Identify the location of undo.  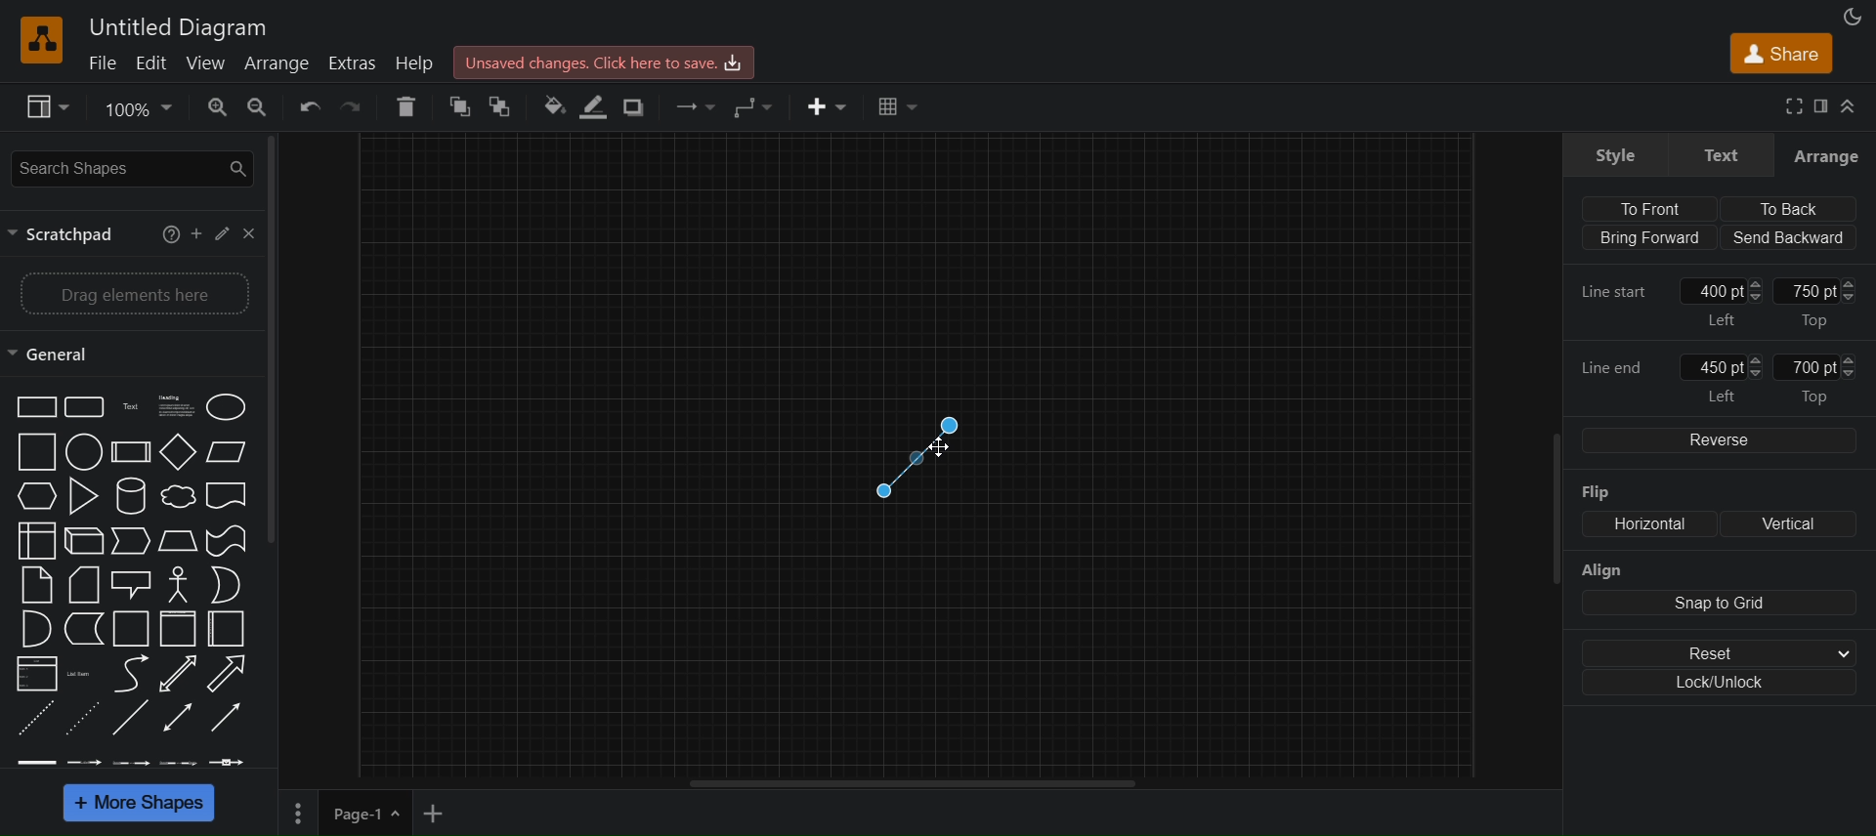
(315, 108).